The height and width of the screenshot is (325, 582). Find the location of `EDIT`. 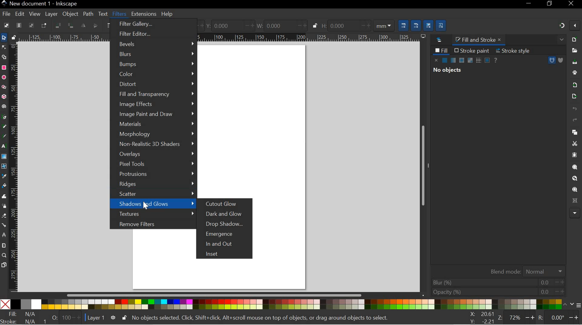

EDIT is located at coordinates (19, 14).